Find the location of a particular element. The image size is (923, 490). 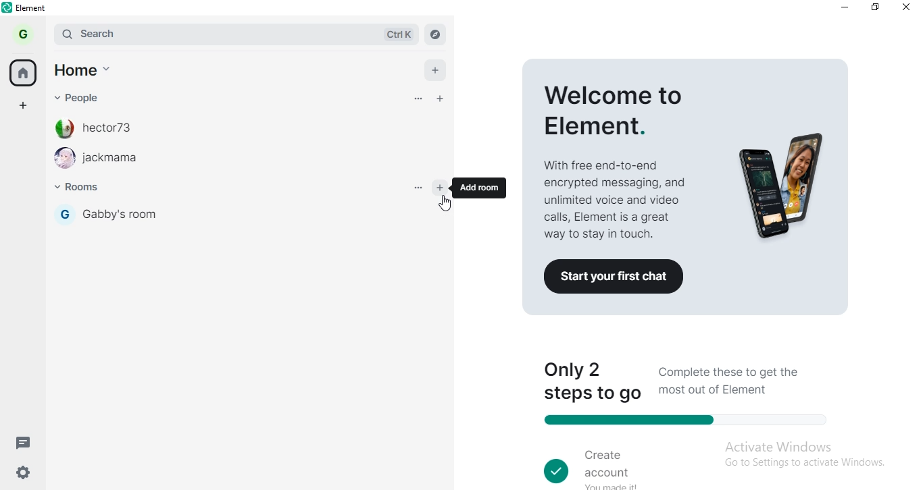

profile image is located at coordinates (63, 128).